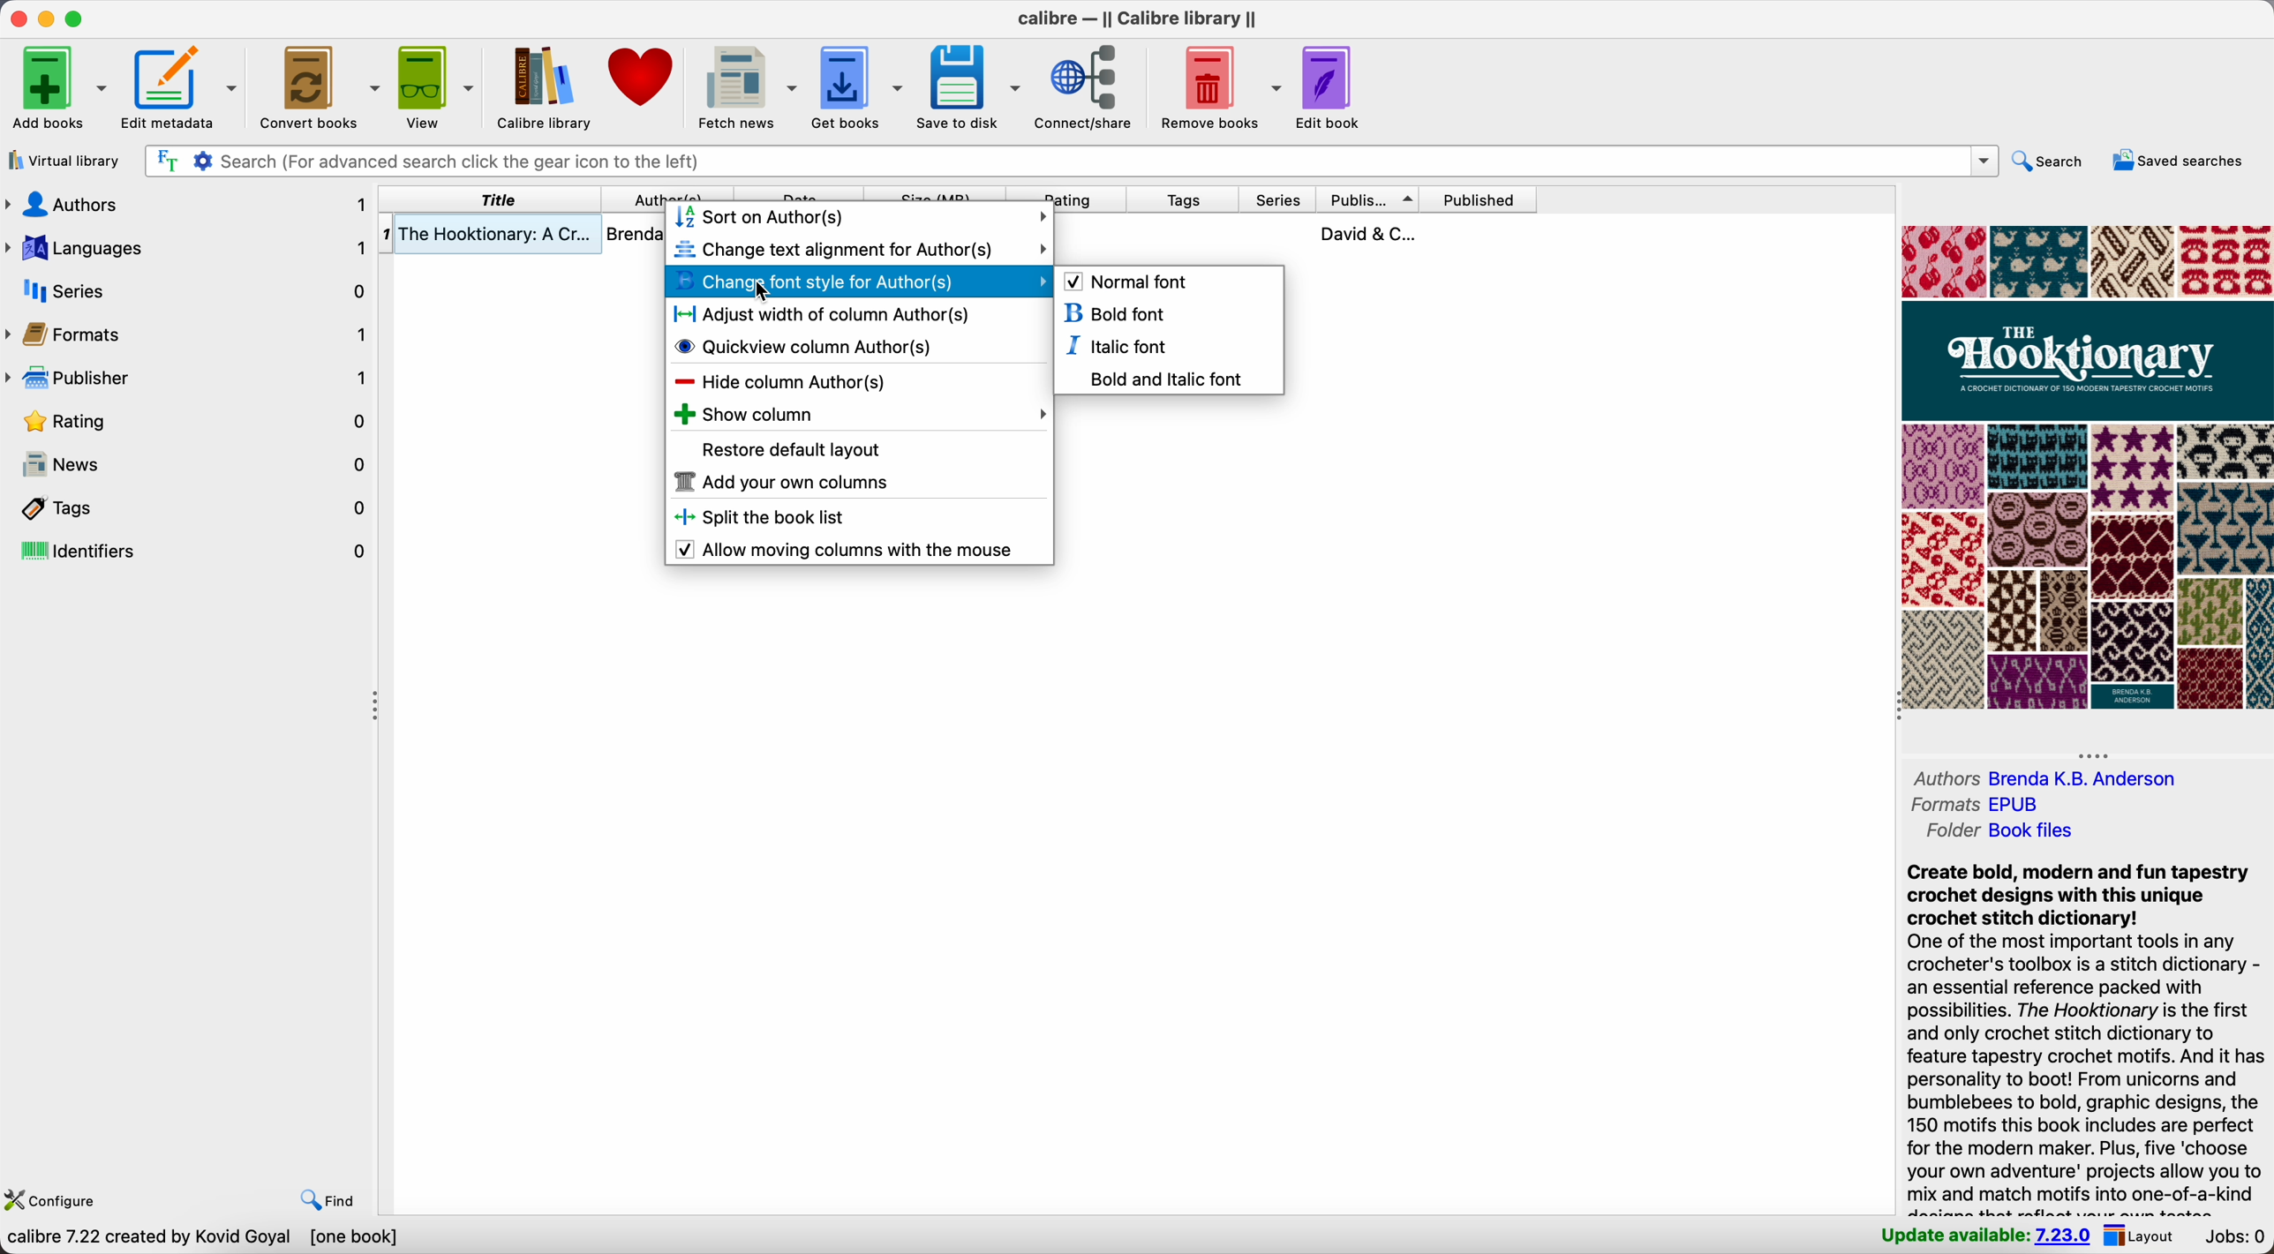 This screenshot has width=2274, height=1254. Describe the element at coordinates (2180, 160) in the screenshot. I see `saved searches` at that location.